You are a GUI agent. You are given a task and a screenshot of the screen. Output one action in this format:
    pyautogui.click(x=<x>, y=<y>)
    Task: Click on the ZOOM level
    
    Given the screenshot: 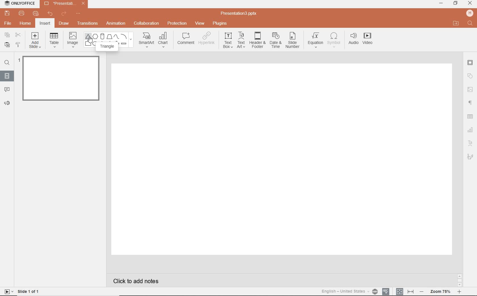 What is the action you would take?
    pyautogui.click(x=441, y=292)
    